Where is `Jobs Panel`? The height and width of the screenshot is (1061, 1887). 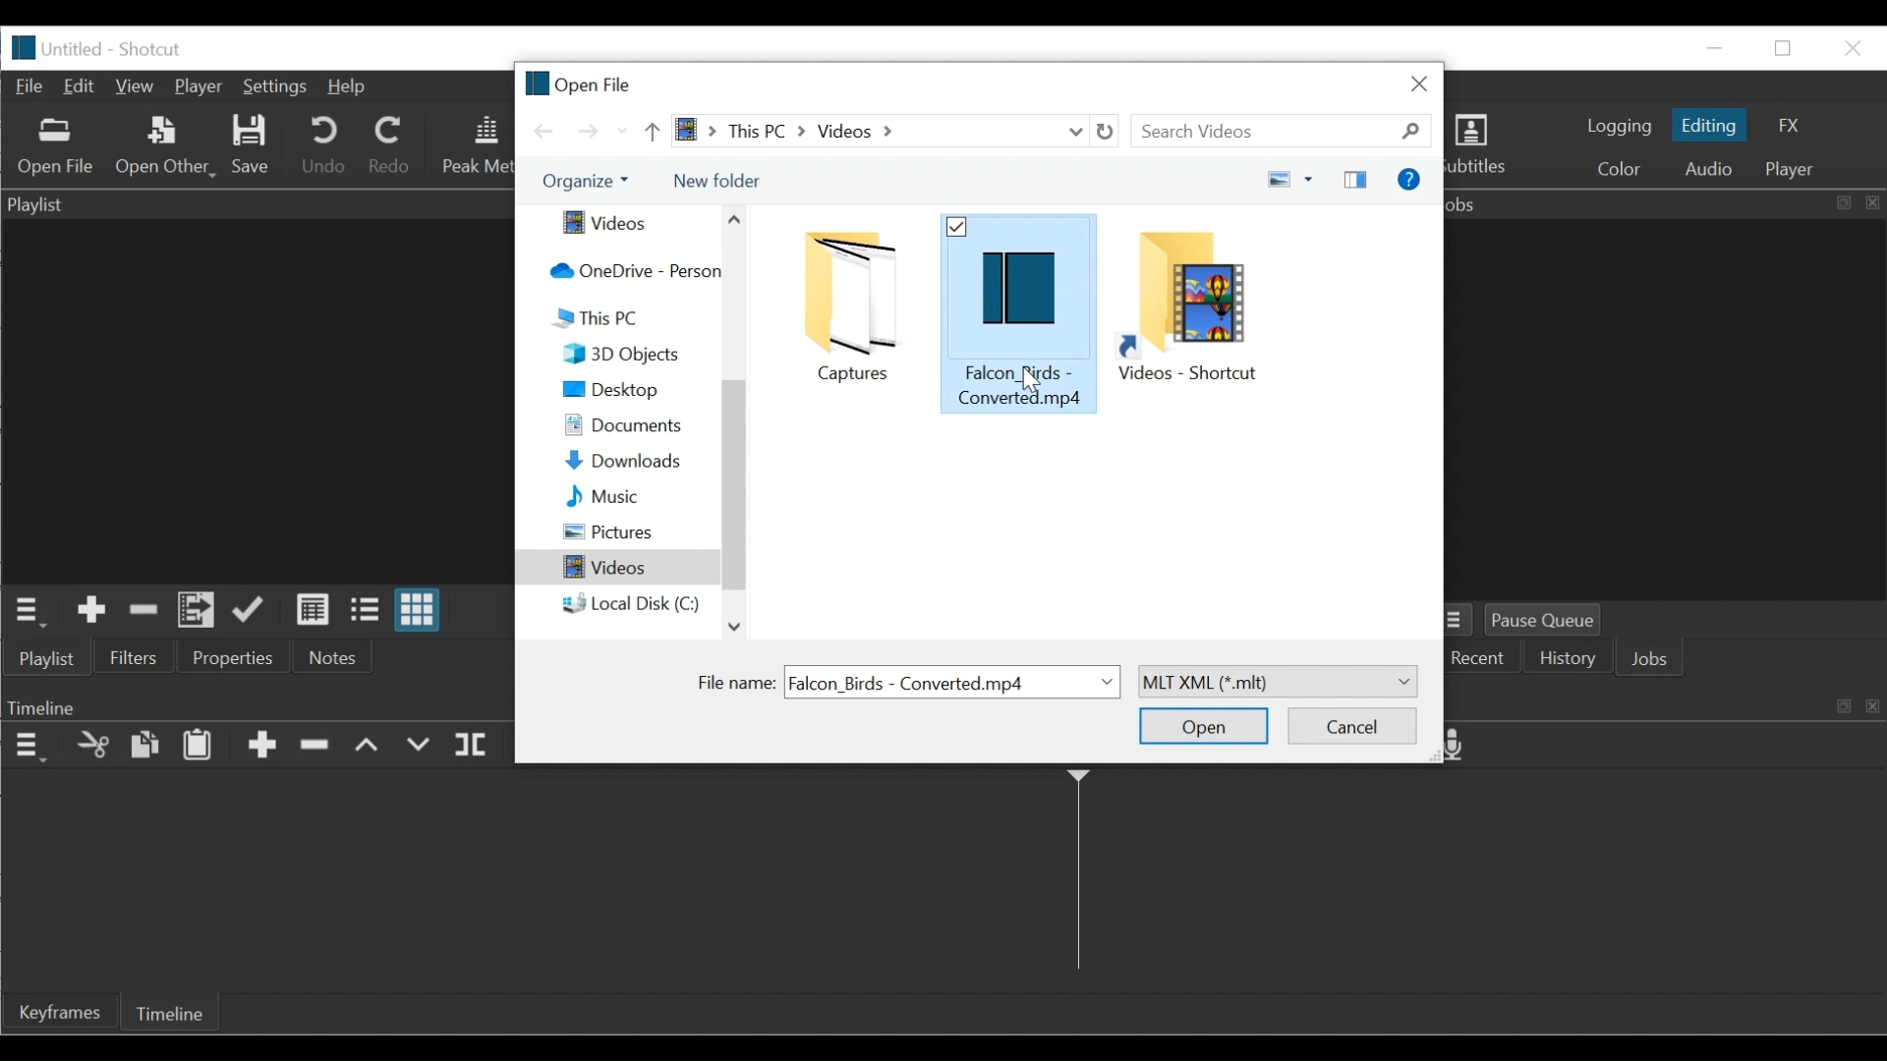
Jobs Panel is located at coordinates (1666, 203).